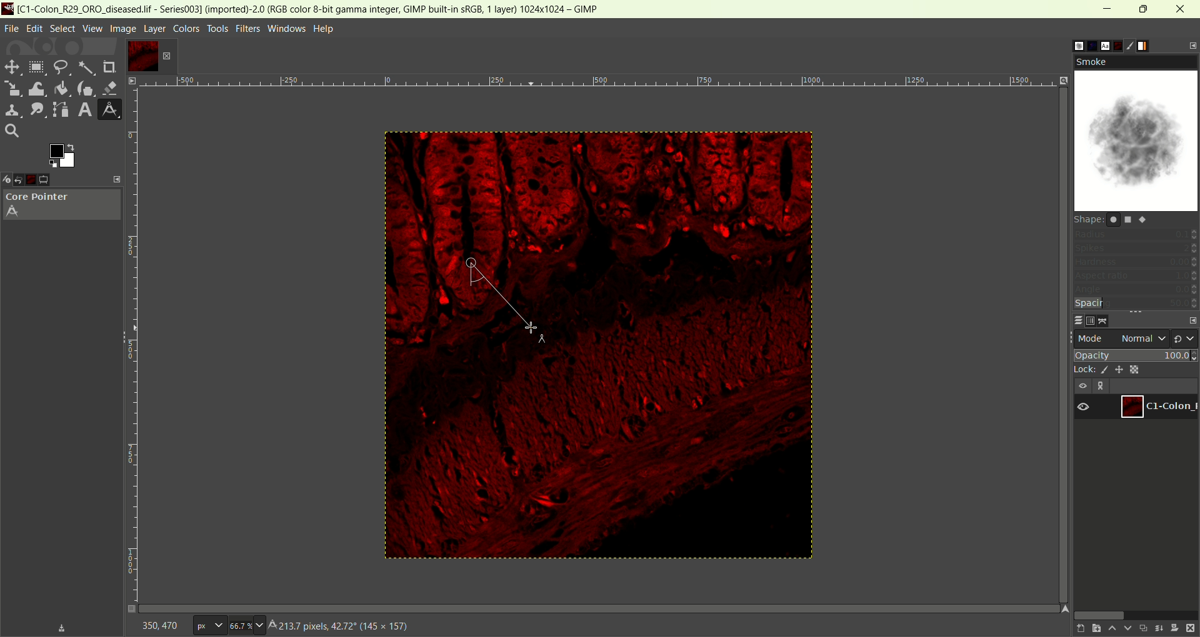 The height and width of the screenshot is (637, 1200). Describe the element at coordinates (158, 625) in the screenshot. I see `coordinate` at that location.